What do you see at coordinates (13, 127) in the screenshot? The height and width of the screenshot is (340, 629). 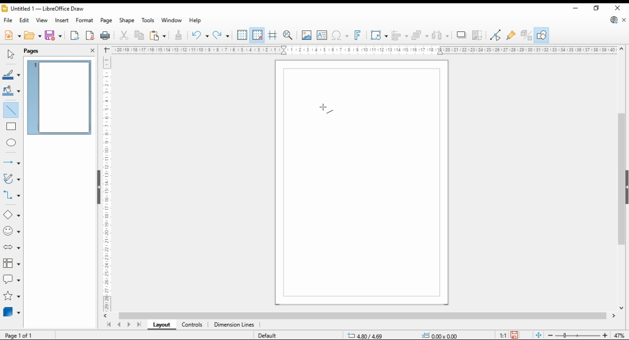 I see `insert line message` at bounding box center [13, 127].